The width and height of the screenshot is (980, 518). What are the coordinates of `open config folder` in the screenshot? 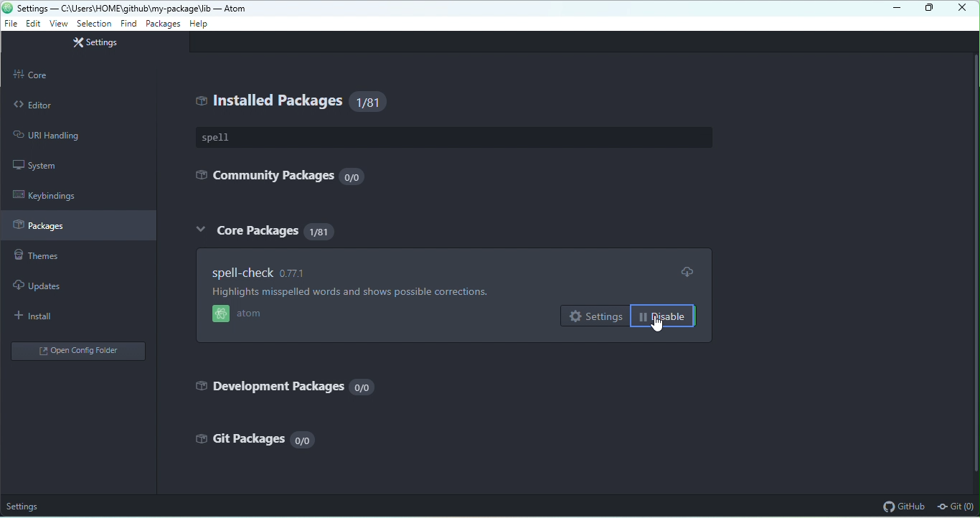 It's located at (80, 353).